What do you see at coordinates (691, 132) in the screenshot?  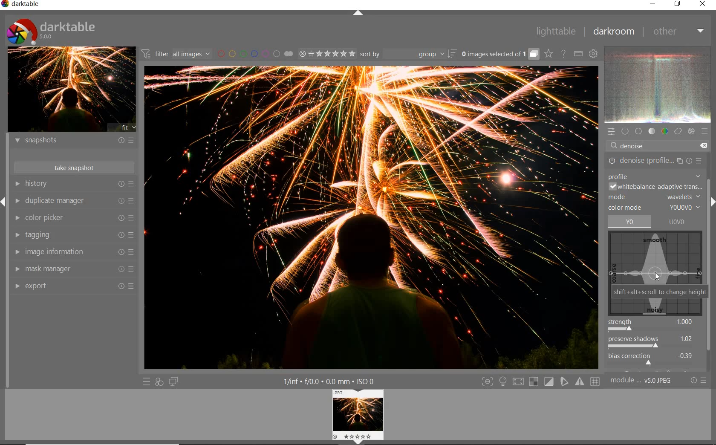 I see `effect` at bounding box center [691, 132].